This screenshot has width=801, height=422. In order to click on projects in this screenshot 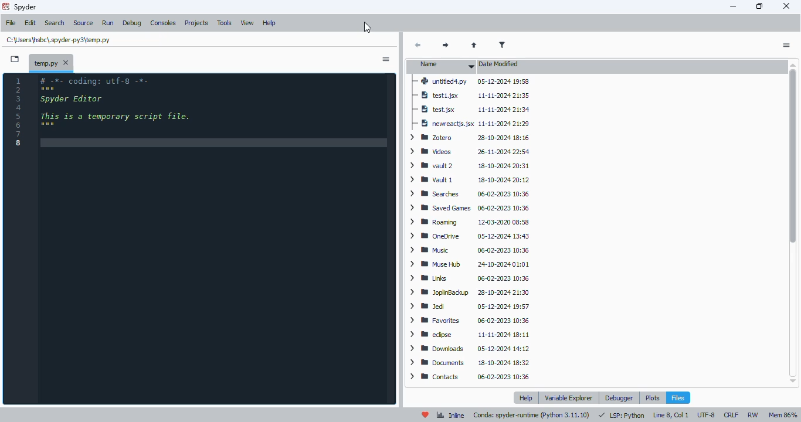, I will do `click(198, 23)`.